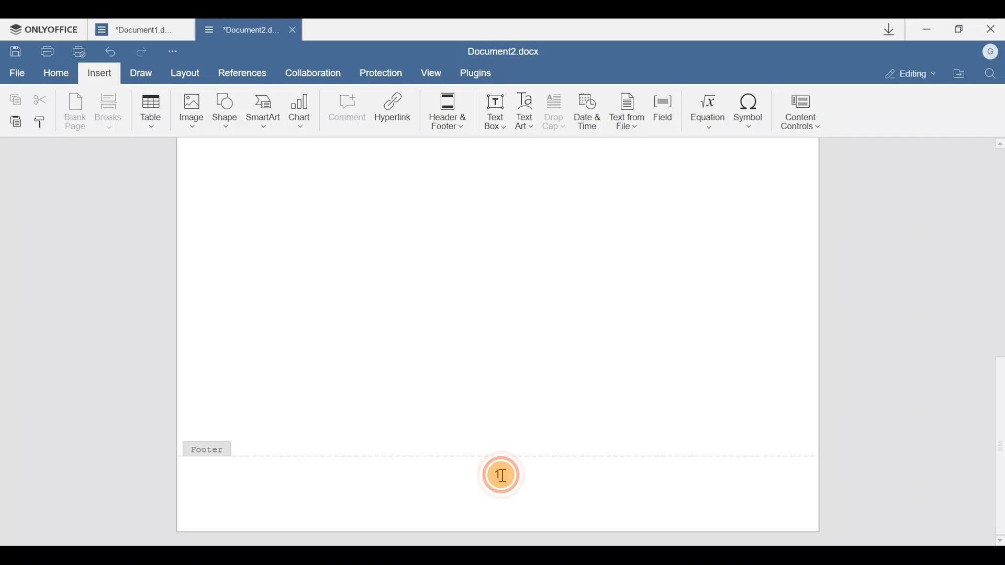 The image size is (1005, 565). What do you see at coordinates (704, 109) in the screenshot?
I see `Equation` at bounding box center [704, 109].